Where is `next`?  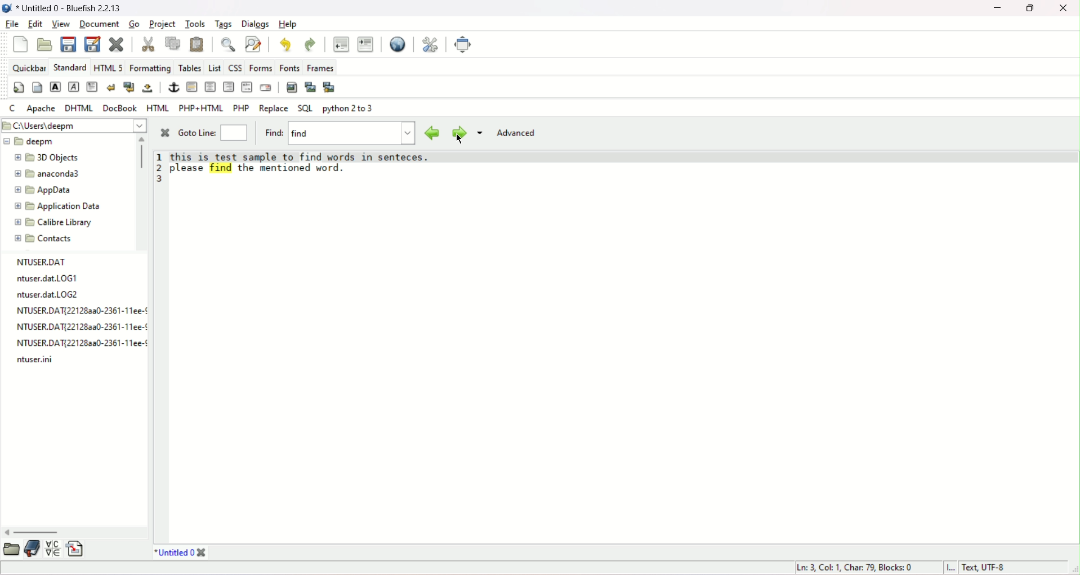 next is located at coordinates (457, 134).